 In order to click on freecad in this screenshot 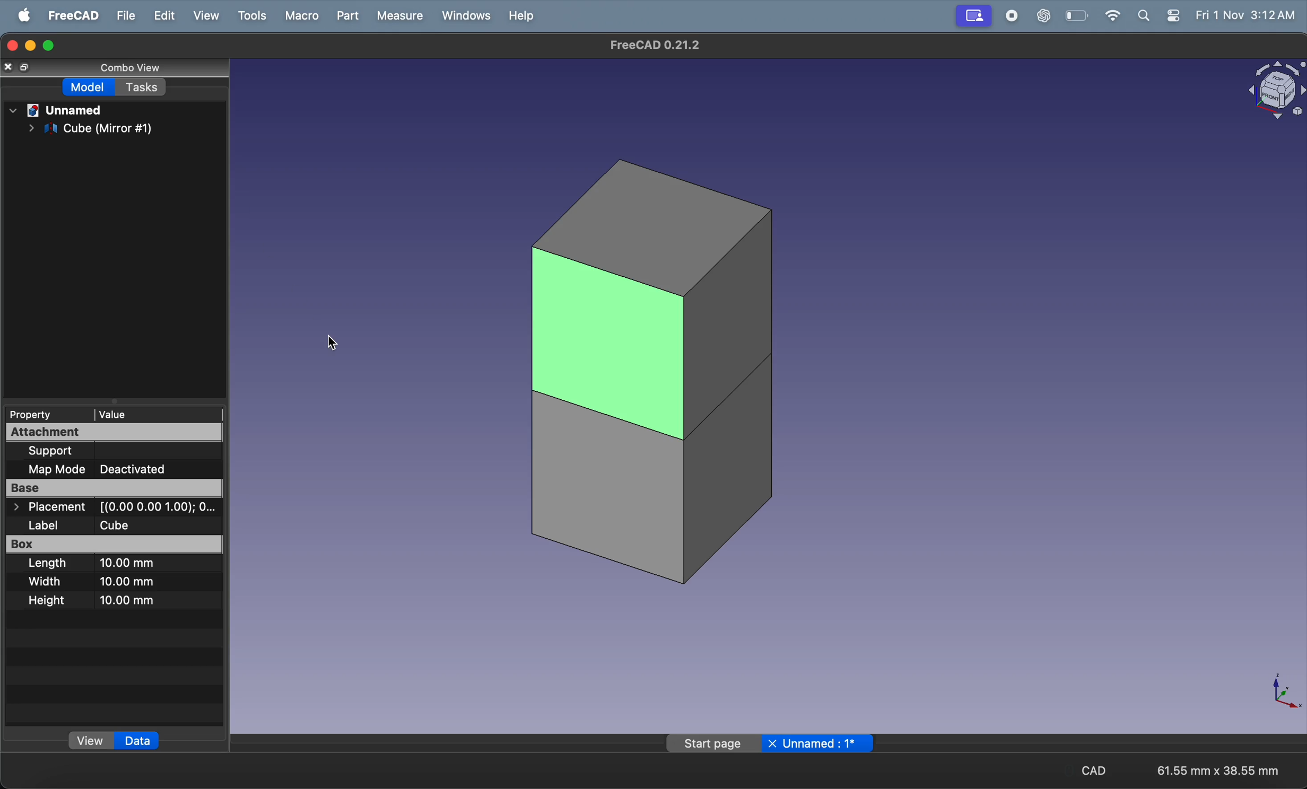, I will do `click(72, 15)`.